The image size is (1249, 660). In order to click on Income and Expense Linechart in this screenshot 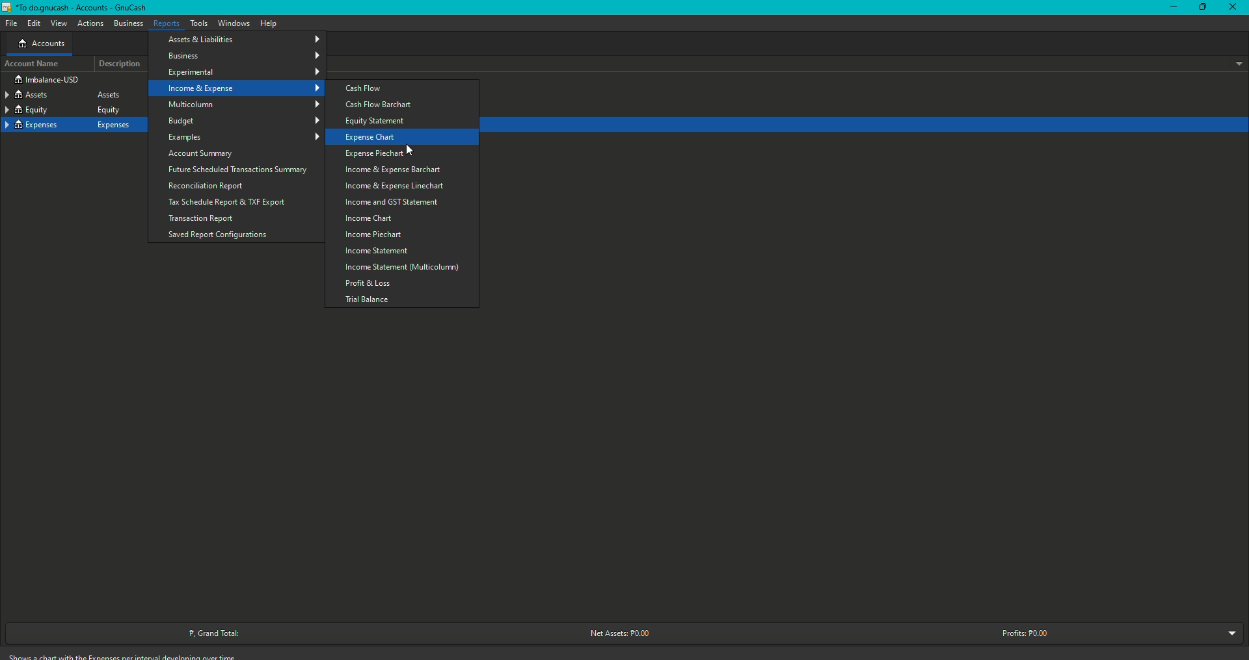, I will do `click(396, 186)`.